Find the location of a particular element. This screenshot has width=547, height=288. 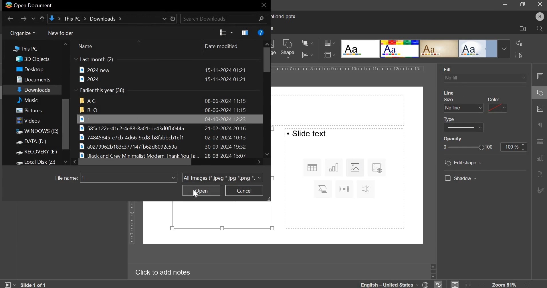

zoom 51% is located at coordinates (504, 285).